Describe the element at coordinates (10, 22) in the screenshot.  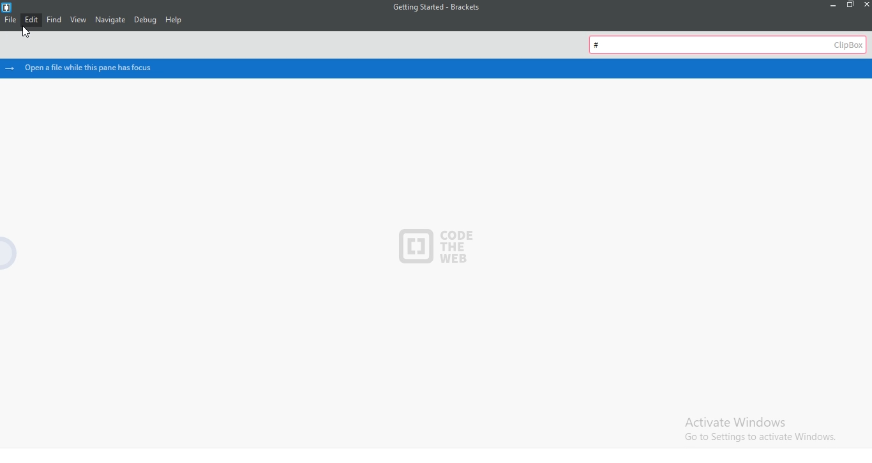
I see `File` at that location.